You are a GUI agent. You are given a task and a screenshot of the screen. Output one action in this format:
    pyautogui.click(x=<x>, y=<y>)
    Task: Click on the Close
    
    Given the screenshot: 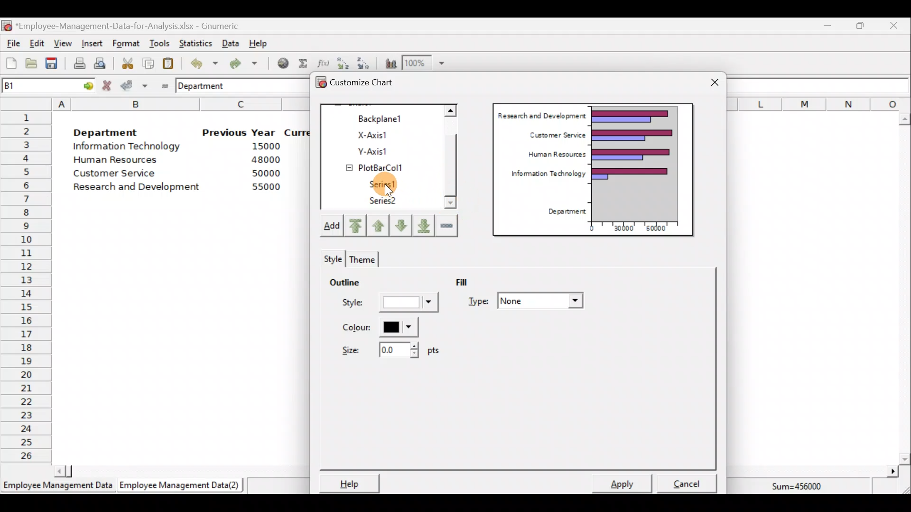 What is the action you would take?
    pyautogui.click(x=715, y=83)
    